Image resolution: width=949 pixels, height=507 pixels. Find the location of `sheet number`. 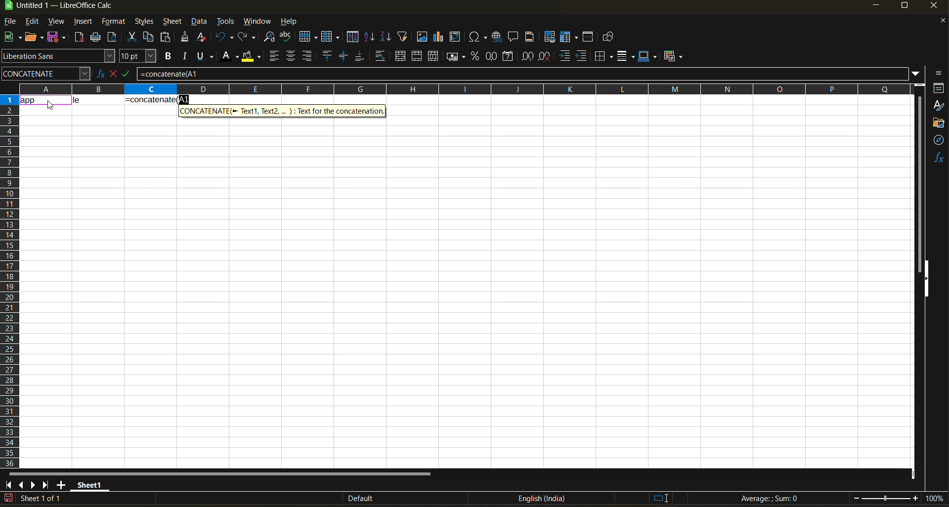

sheet number is located at coordinates (43, 498).